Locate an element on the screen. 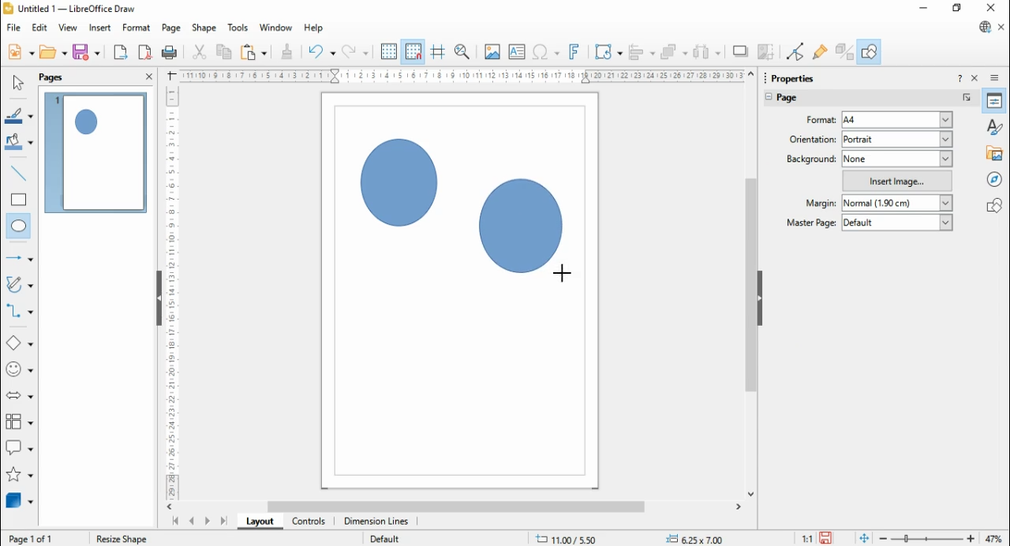  zoom slider is located at coordinates (927, 539).